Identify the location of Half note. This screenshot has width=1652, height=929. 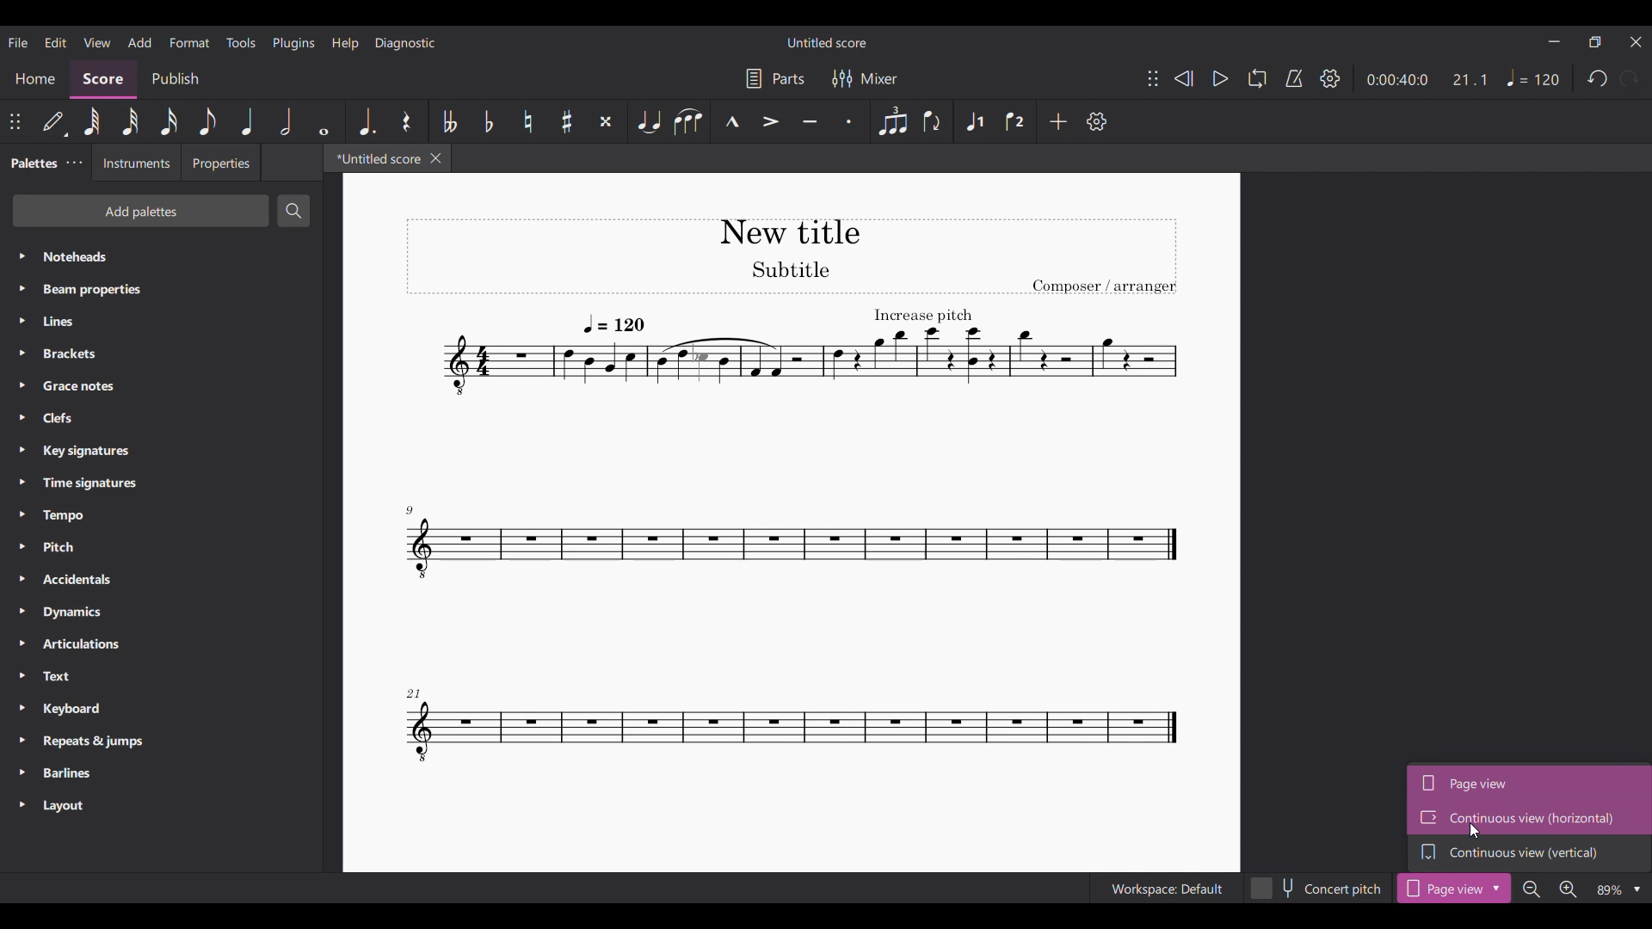
(286, 120).